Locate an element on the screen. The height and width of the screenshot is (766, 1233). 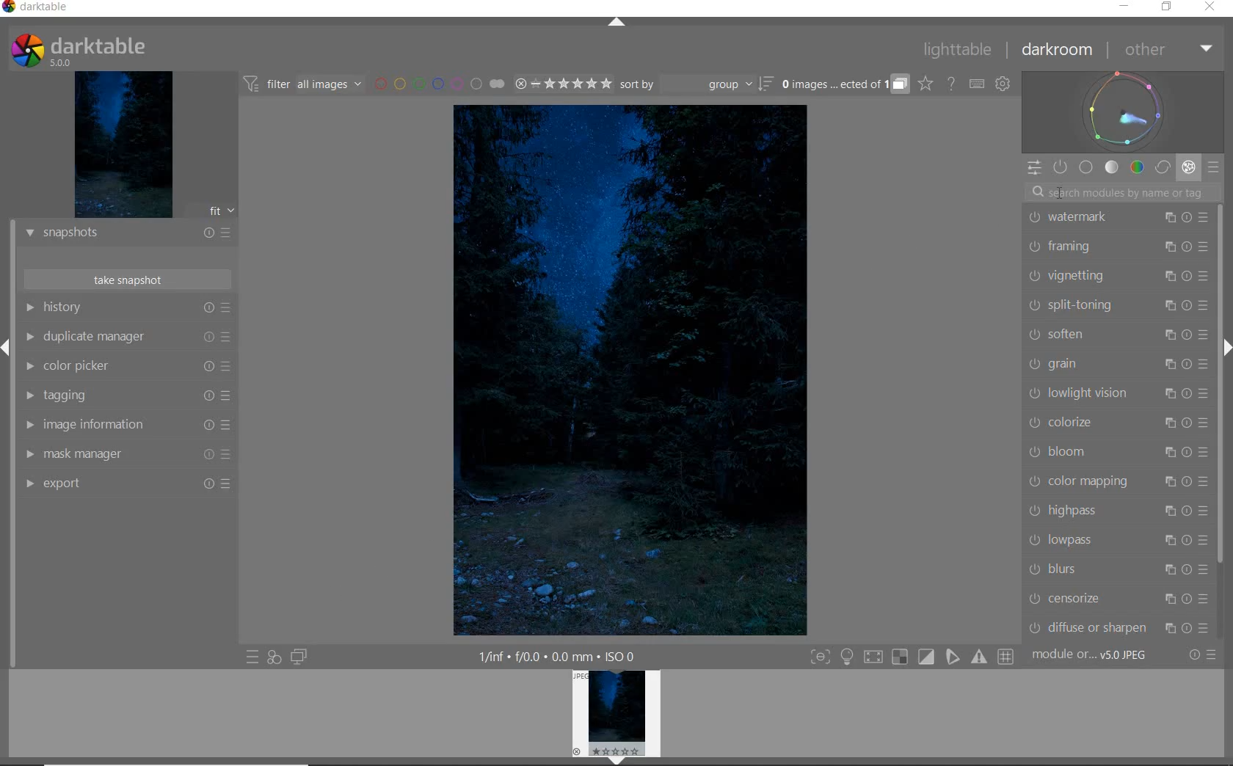
Scrollbar is located at coordinates (1226, 462).